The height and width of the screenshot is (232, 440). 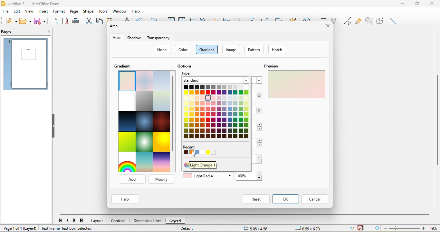 What do you see at coordinates (364, 228) in the screenshot?
I see `the document has not been modified since the last save` at bounding box center [364, 228].